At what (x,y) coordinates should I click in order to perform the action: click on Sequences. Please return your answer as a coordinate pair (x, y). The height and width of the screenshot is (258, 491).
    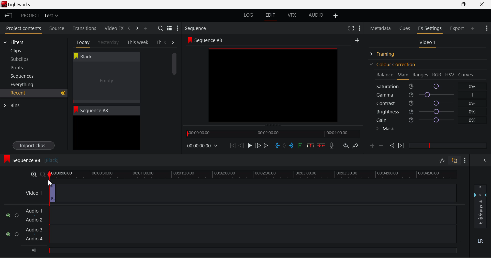
    Looking at the image, I should click on (24, 75).